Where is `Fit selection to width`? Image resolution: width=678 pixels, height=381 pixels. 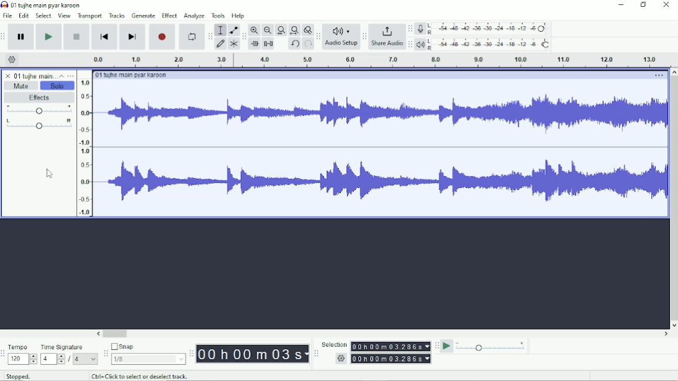 Fit selection to width is located at coordinates (280, 30).